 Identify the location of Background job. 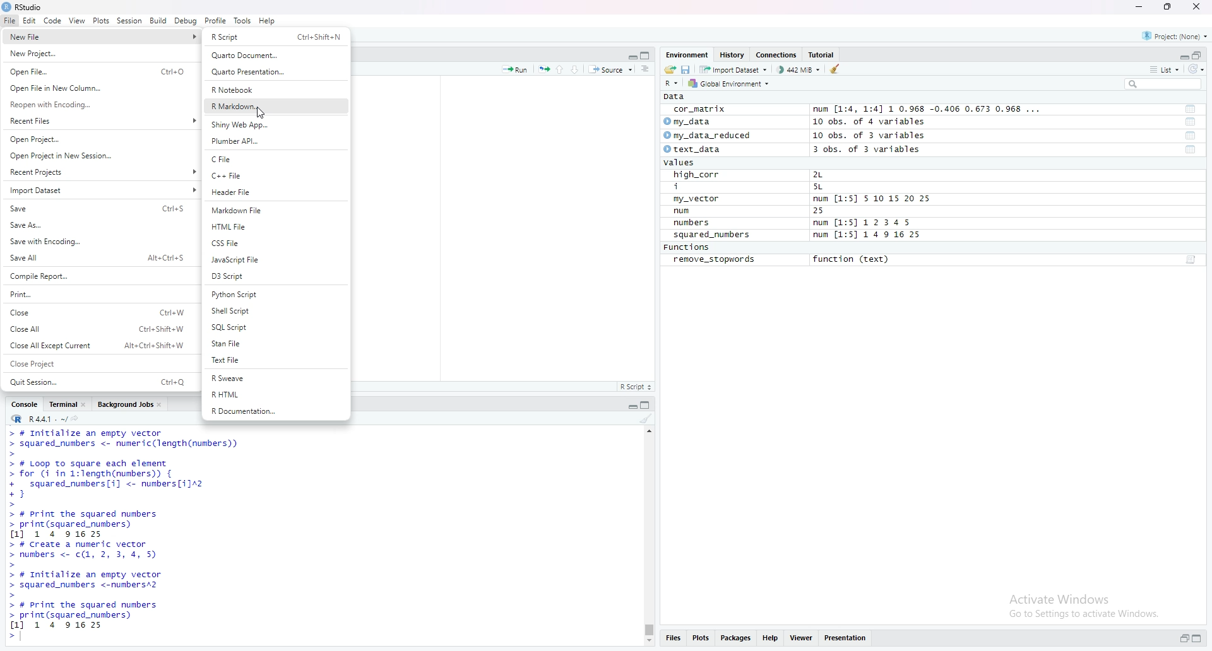
(124, 406).